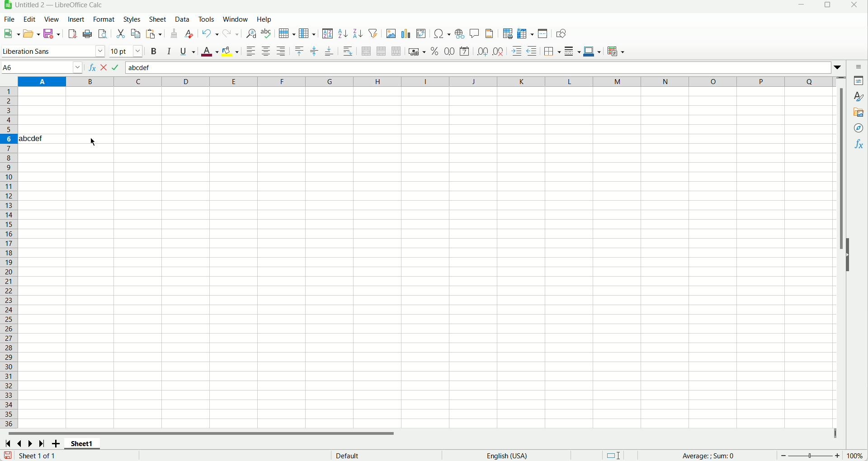 The width and height of the screenshot is (868, 461). I want to click on font name, so click(52, 51).